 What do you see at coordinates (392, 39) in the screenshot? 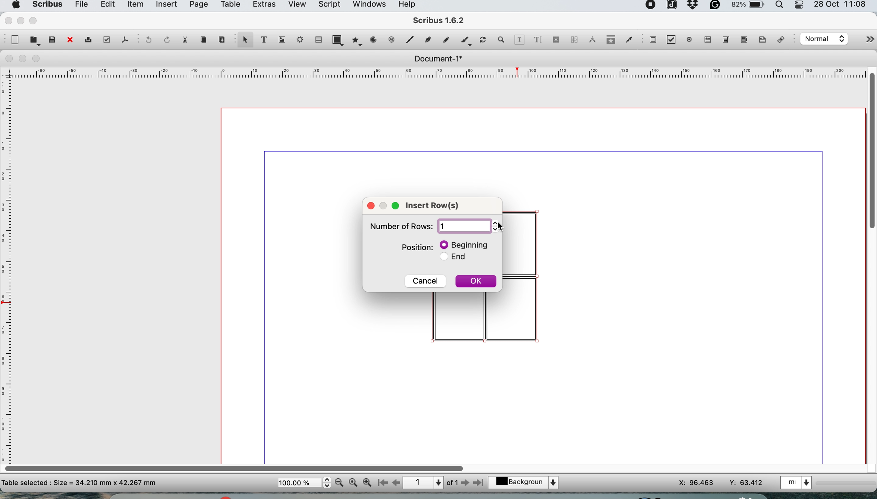
I see `spiral` at bounding box center [392, 39].